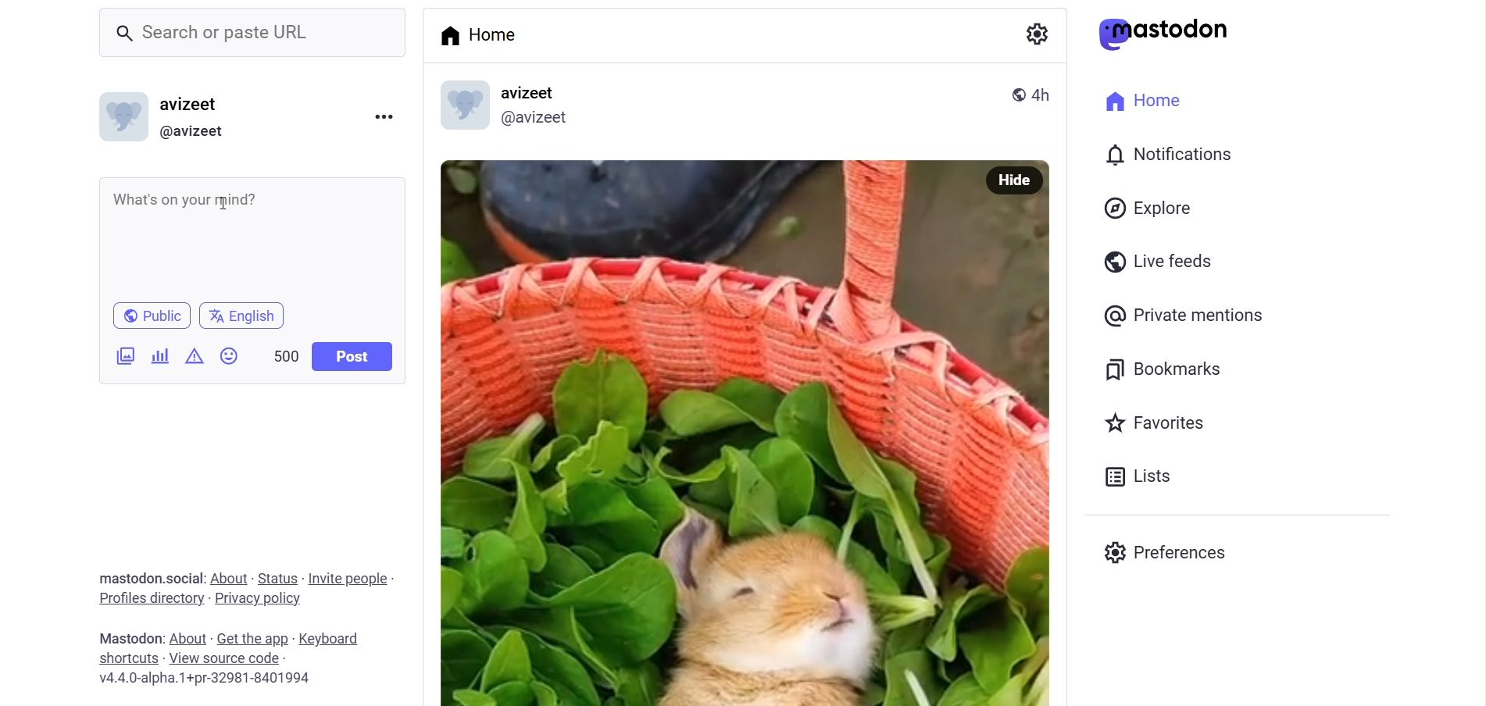 This screenshot has width=1486, height=706. What do you see at coordinates (258, 602) in the screenshot?
I see `privacy policy` at bounding box center [258, 602].